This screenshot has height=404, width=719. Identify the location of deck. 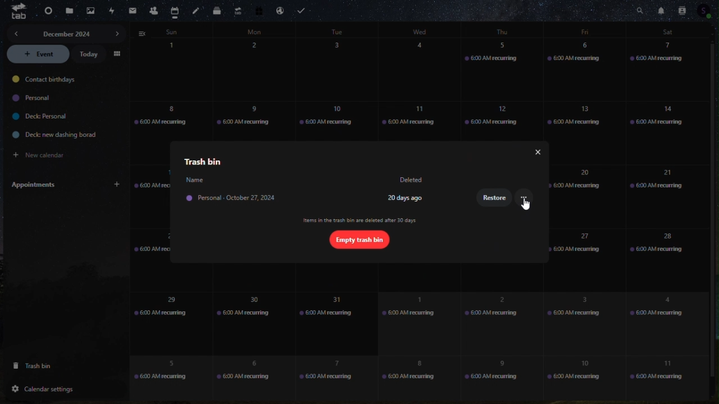
(216, 11).